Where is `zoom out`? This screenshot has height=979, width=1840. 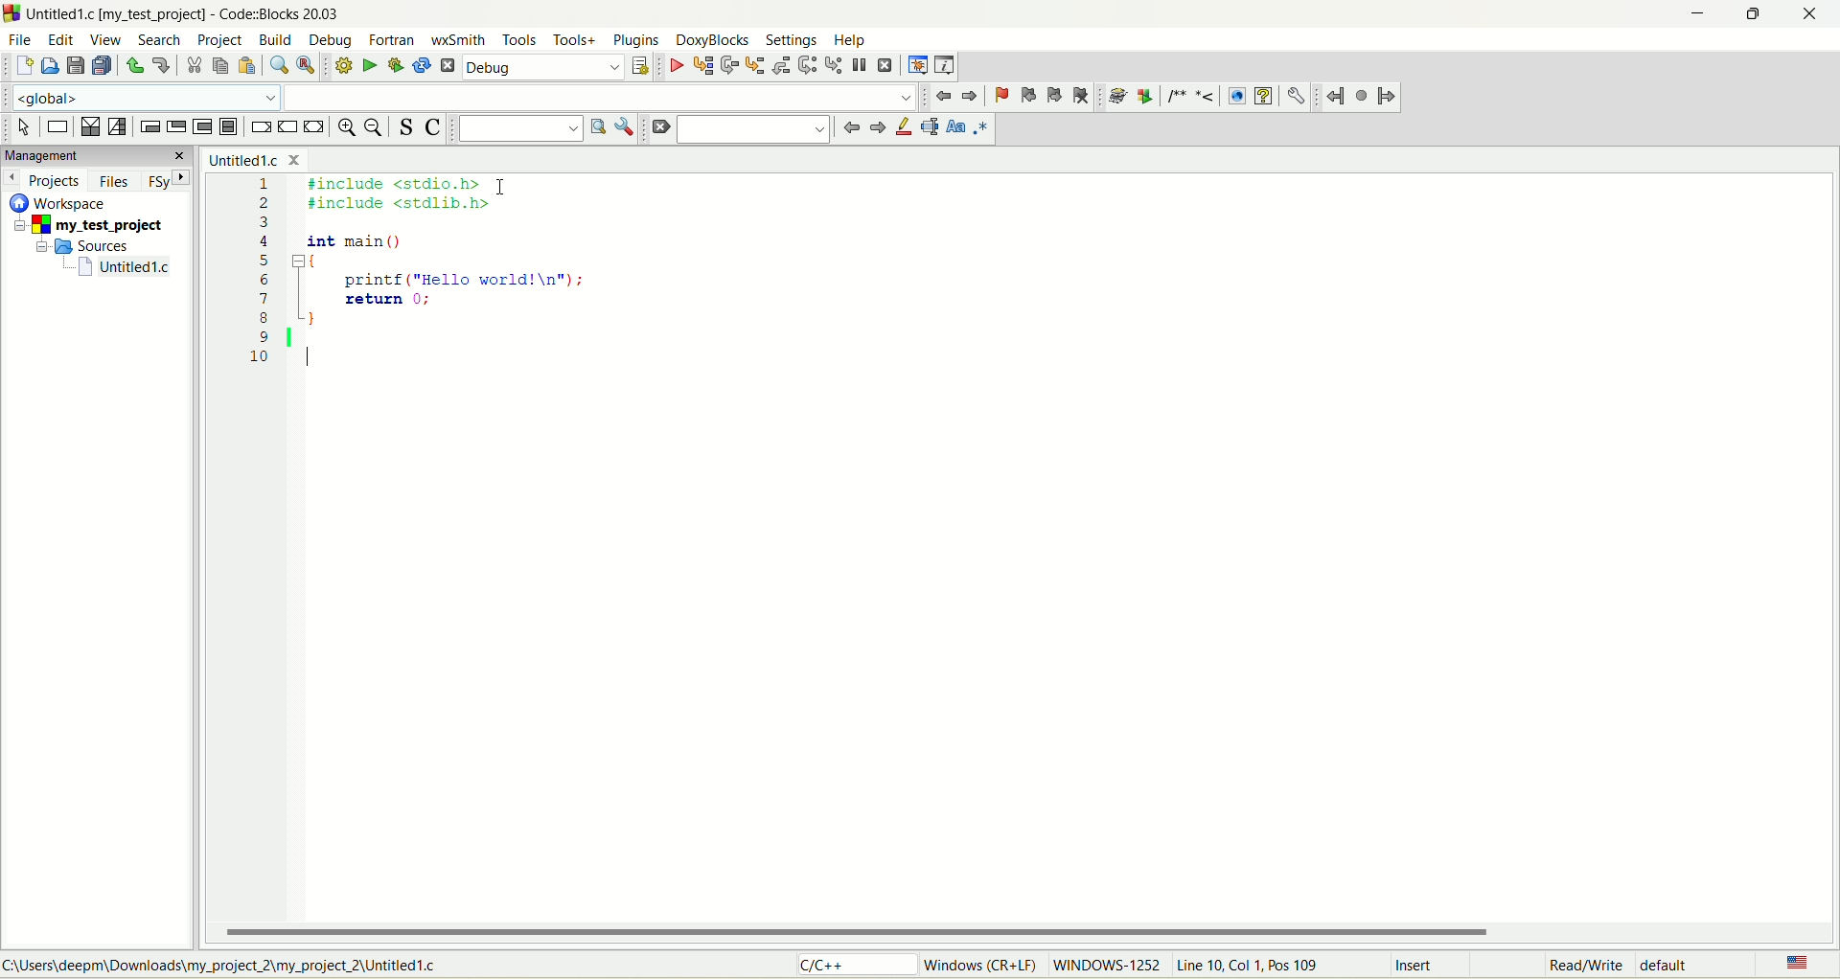 zoom out is located at coordinates (377, 131).